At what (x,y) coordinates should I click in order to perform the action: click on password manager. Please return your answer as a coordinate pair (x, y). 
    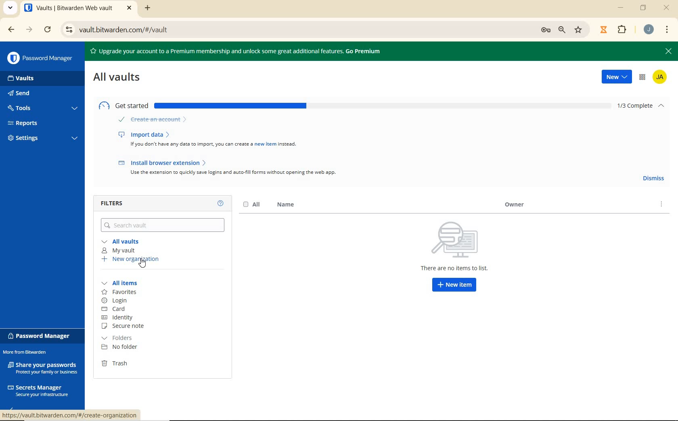
    Looking at the image, I should click on (41, 336).